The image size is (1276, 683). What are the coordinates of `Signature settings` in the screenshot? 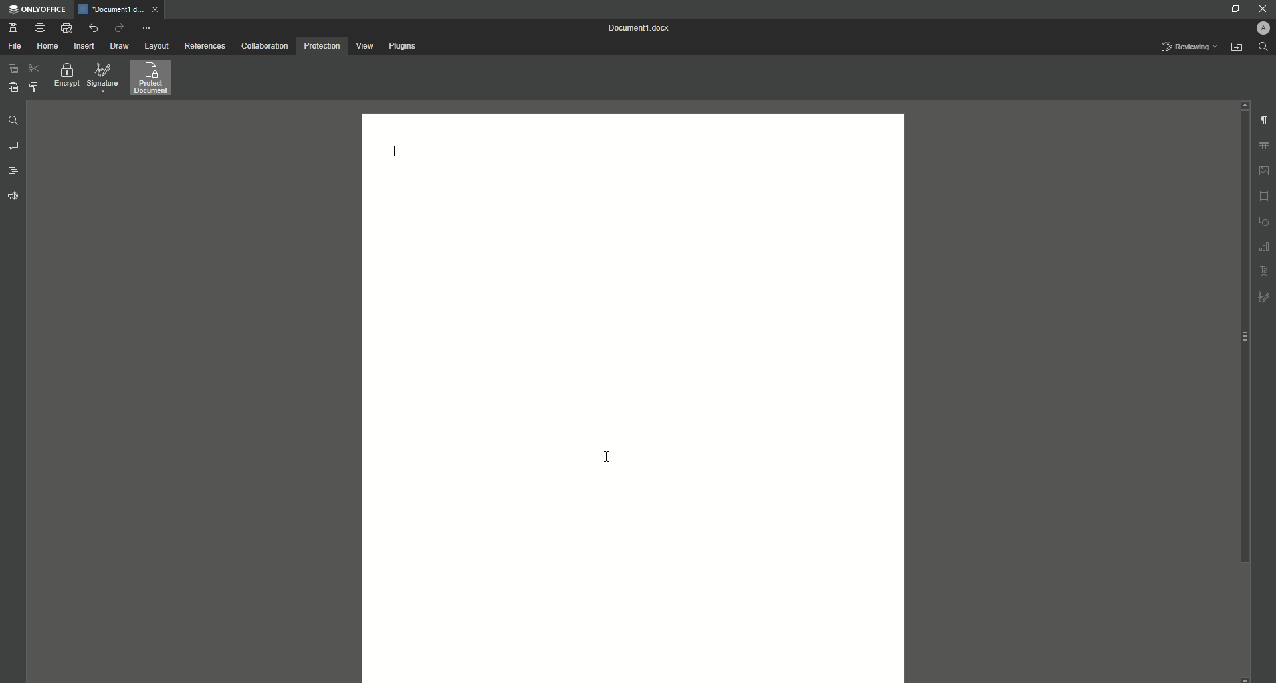 It's located at (1265, 298).